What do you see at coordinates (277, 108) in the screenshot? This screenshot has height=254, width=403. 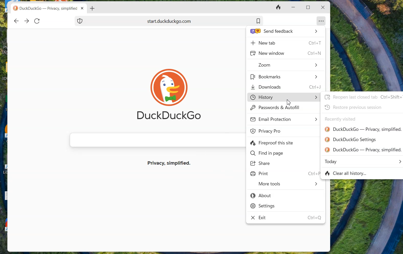 I see `Passwords and Autofill` at bounding box center [277, 108].